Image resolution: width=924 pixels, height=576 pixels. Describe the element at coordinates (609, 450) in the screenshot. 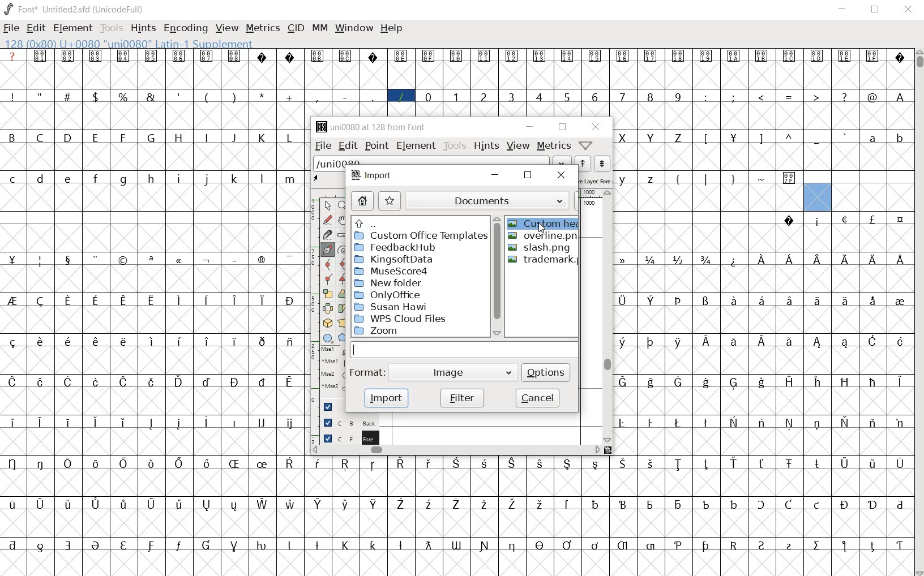

I see `resize` at that location.